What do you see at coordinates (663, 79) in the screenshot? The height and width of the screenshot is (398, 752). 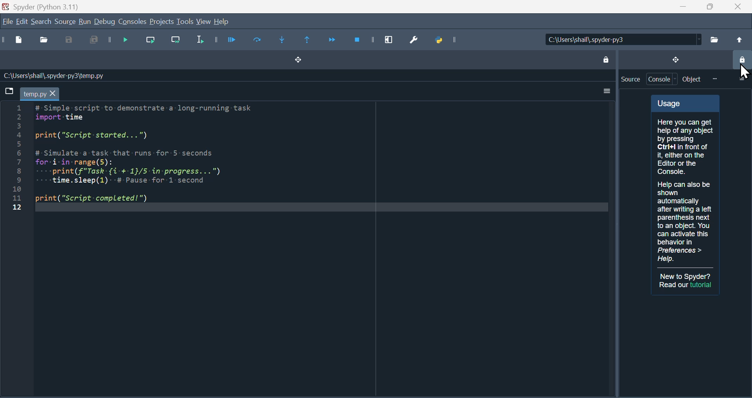 I see `Console` at bounding box center [663, 79].